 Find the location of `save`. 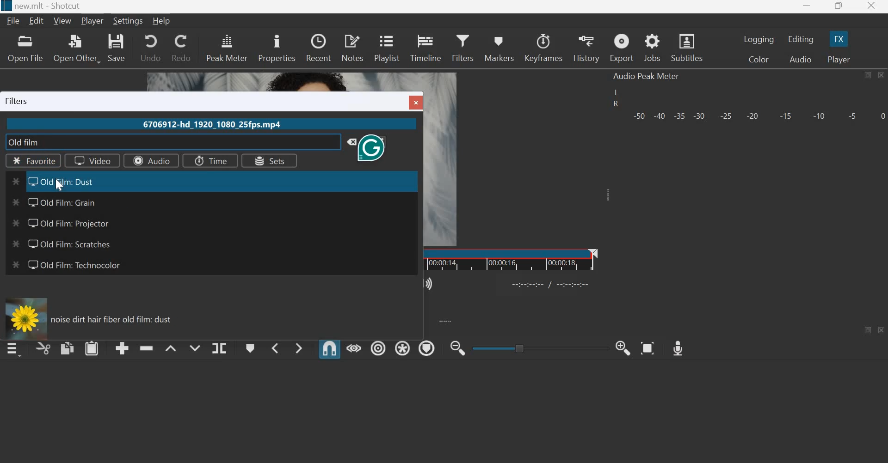

save is located at coordinates (117, 48).